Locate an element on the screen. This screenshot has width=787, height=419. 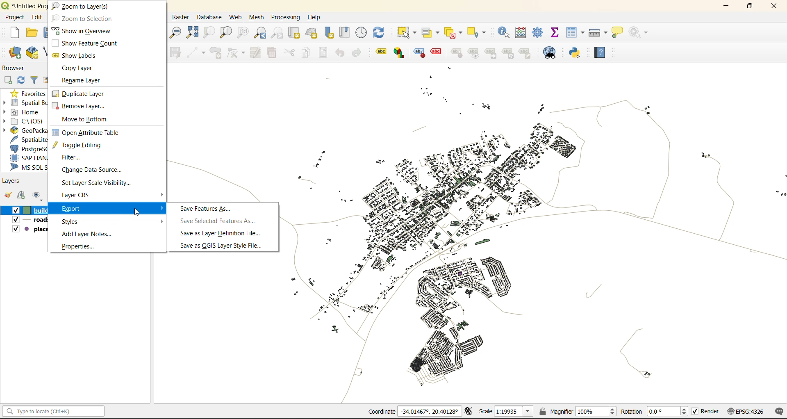
manage map is located at coordinates (36, 196).